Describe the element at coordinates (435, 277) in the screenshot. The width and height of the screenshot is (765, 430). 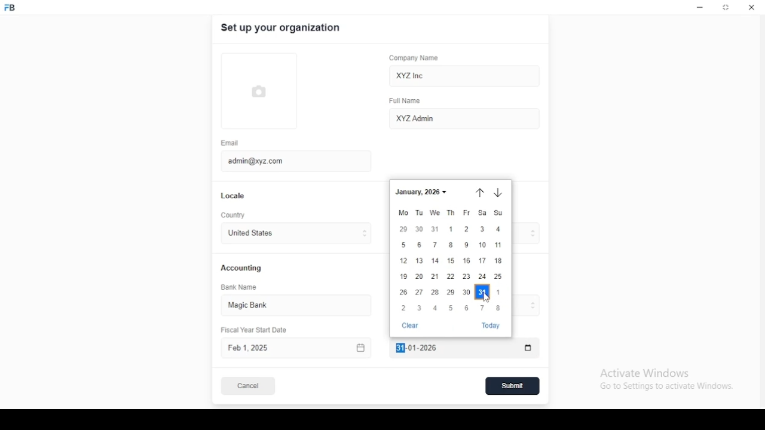
I see `21` at that location.